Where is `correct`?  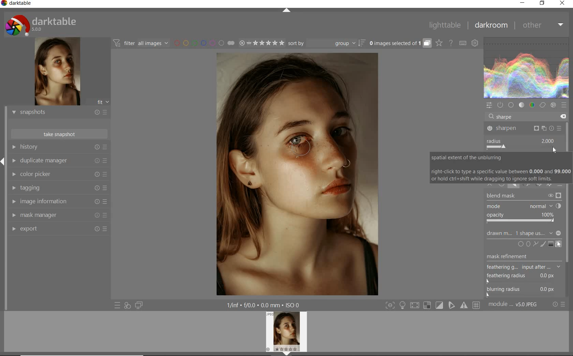
correct is located at coordinates (542, 106).